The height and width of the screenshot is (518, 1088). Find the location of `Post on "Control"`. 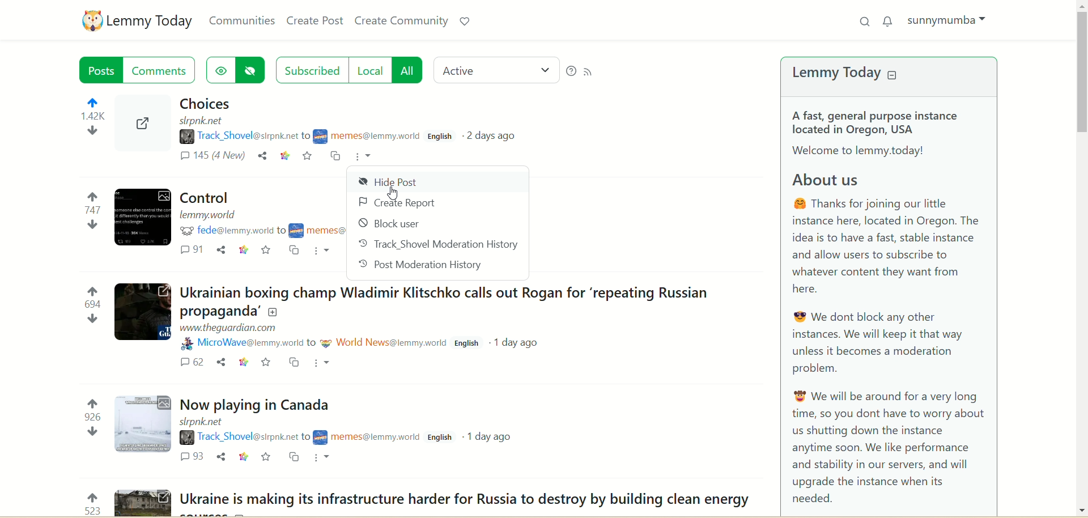

Post on "Control" is located at coordinates (203, 198).